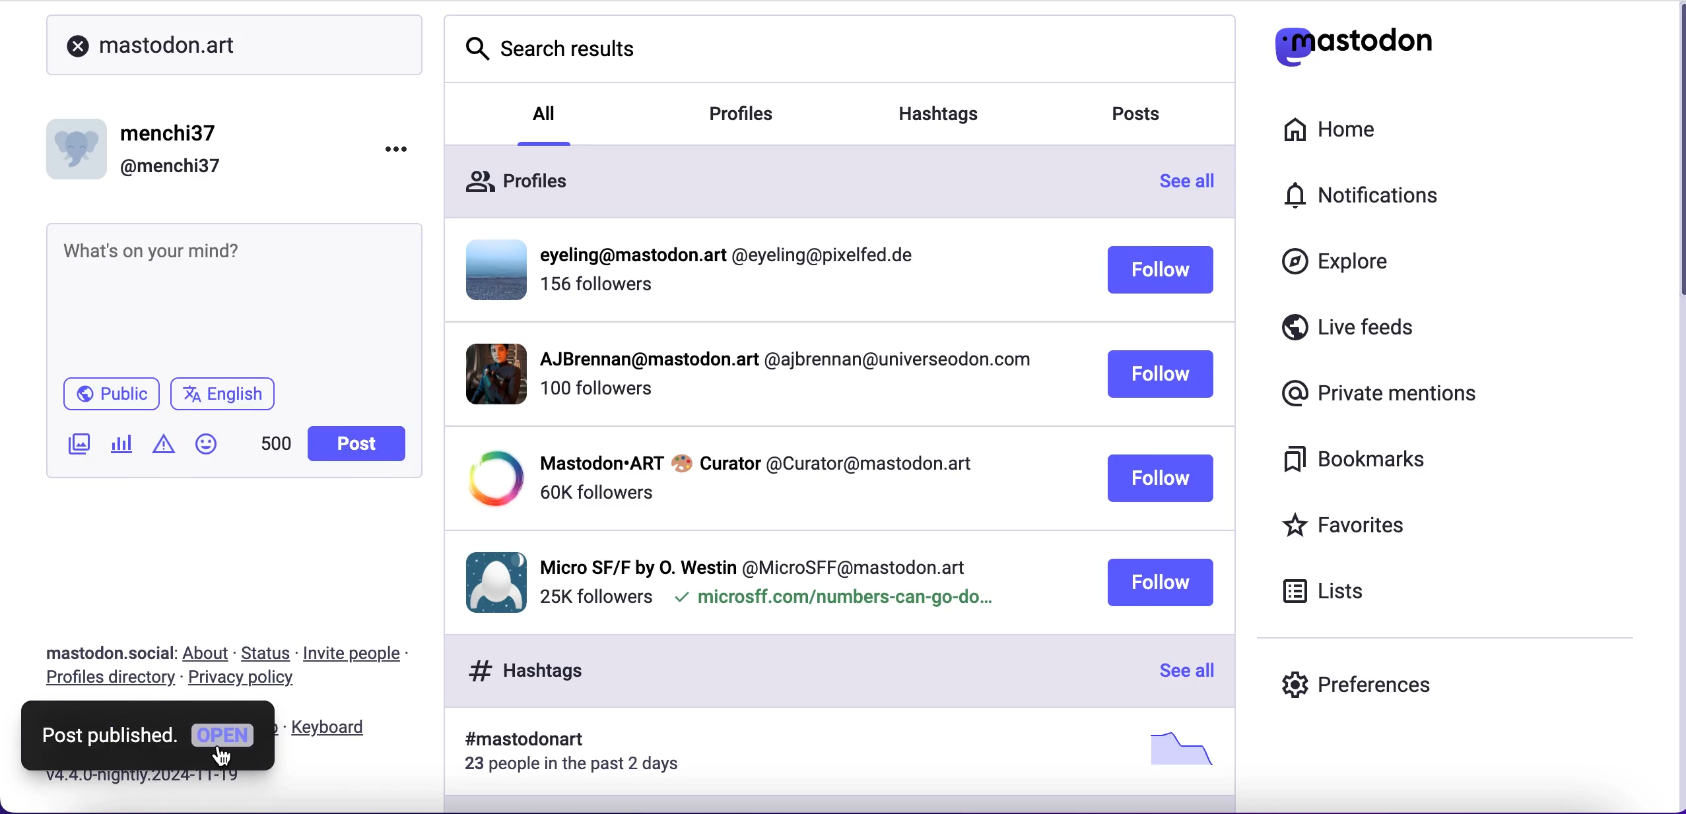  Describe the element at coordinates (122, 446) in the screenshot. I see `add poll` at that location.